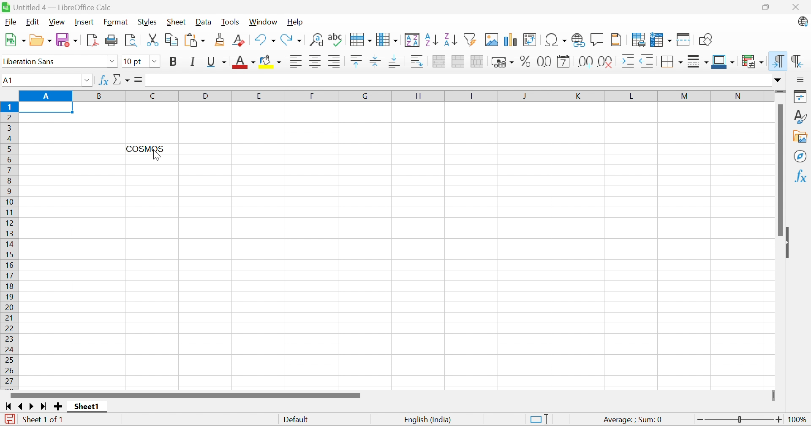  Describe the element at coordinates (538, 419) in the screenshot. I see `Standard Selection. Click to change the selection mode.` at that location.